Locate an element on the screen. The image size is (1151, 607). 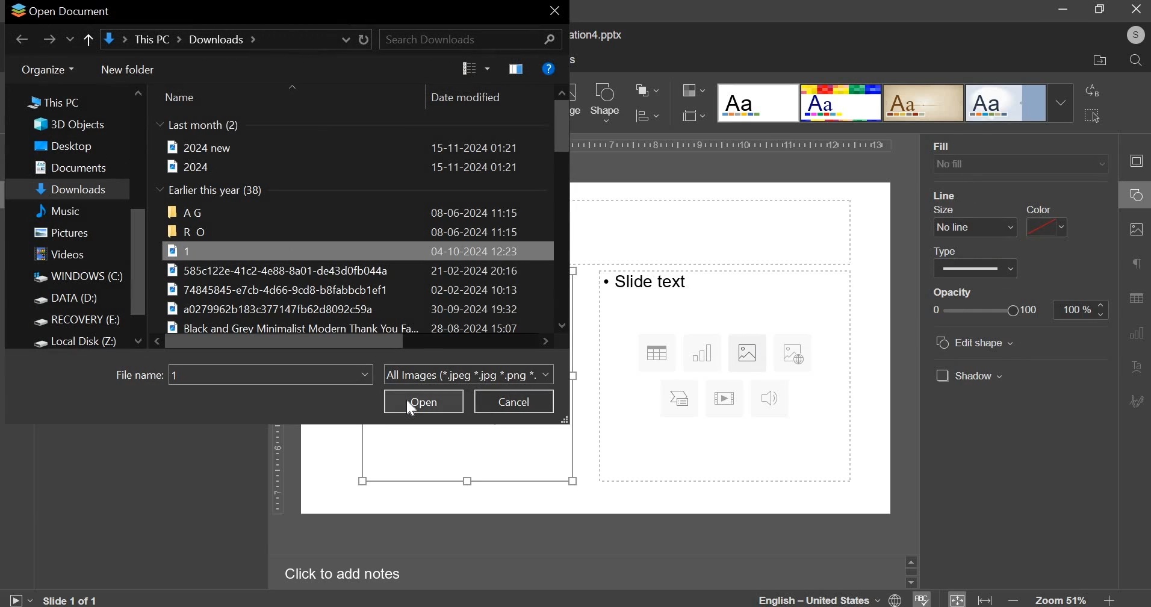
Folder  is located at coordinates (343, 232).